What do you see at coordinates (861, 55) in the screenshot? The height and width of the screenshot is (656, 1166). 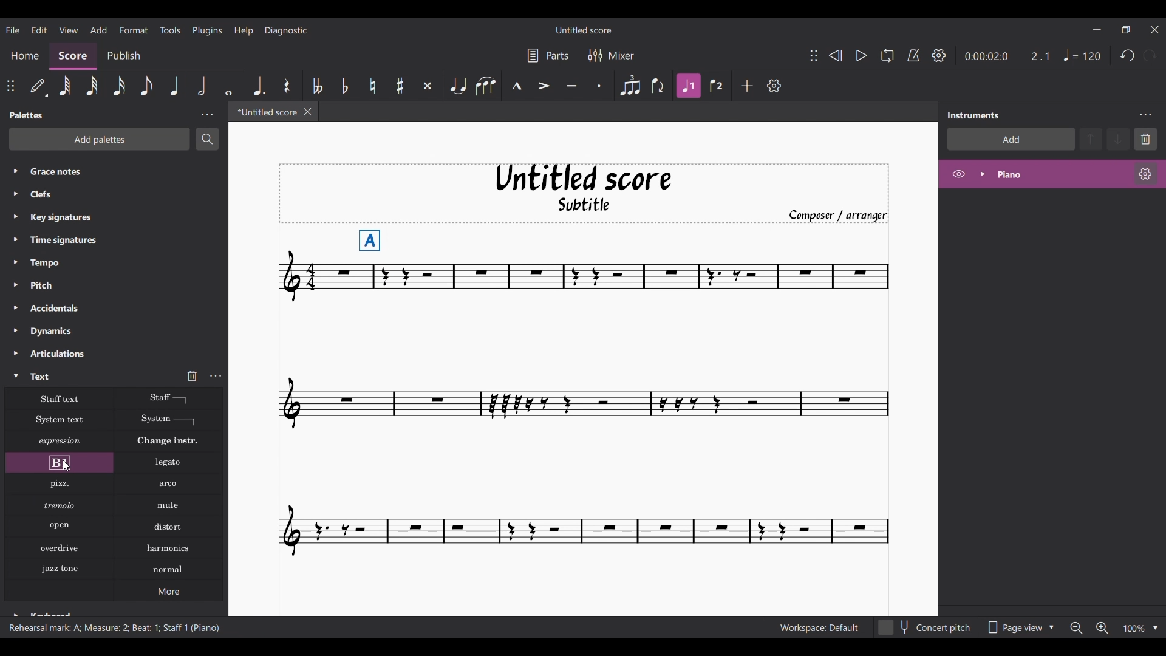 I see `Play` at bounding box center [861, 55].